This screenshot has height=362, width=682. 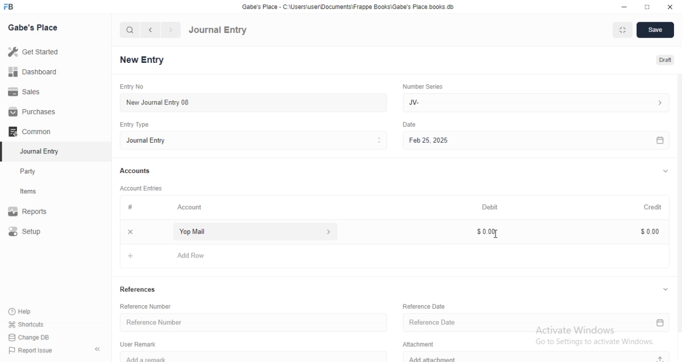 What do you see at coordinates (660, 59) in the screenshot?
I see `Draft` at bounding box center [660, 59].